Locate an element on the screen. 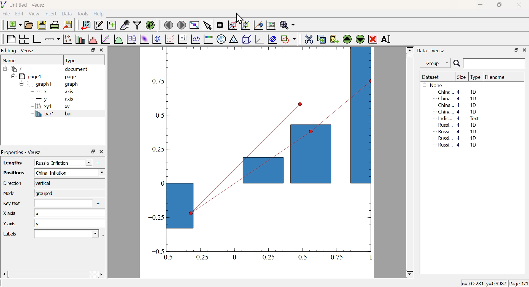  Print Document is located at coordinates (54, 25).